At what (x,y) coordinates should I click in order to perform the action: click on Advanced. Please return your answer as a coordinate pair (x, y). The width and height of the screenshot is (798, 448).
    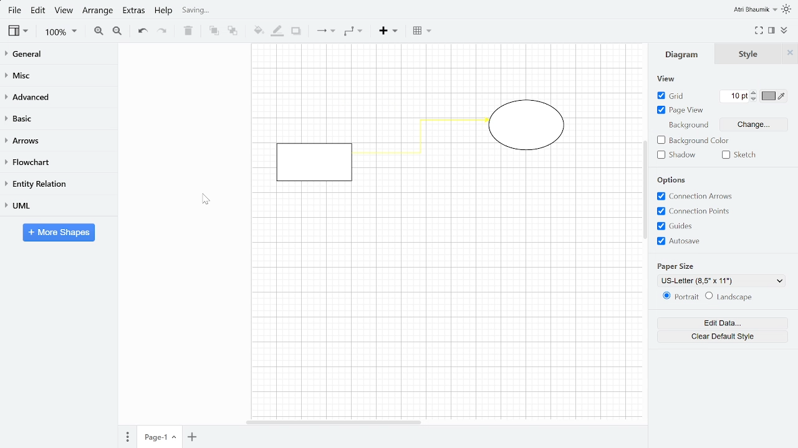
    Looking at the image, I should click on (59, 97).